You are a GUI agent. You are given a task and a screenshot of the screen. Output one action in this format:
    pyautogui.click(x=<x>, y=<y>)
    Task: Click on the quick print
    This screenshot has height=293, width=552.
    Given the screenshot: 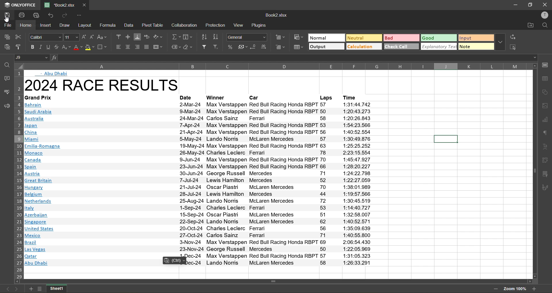 What is the action you would take?
    pyautogui.click(x=37, y=15)
    